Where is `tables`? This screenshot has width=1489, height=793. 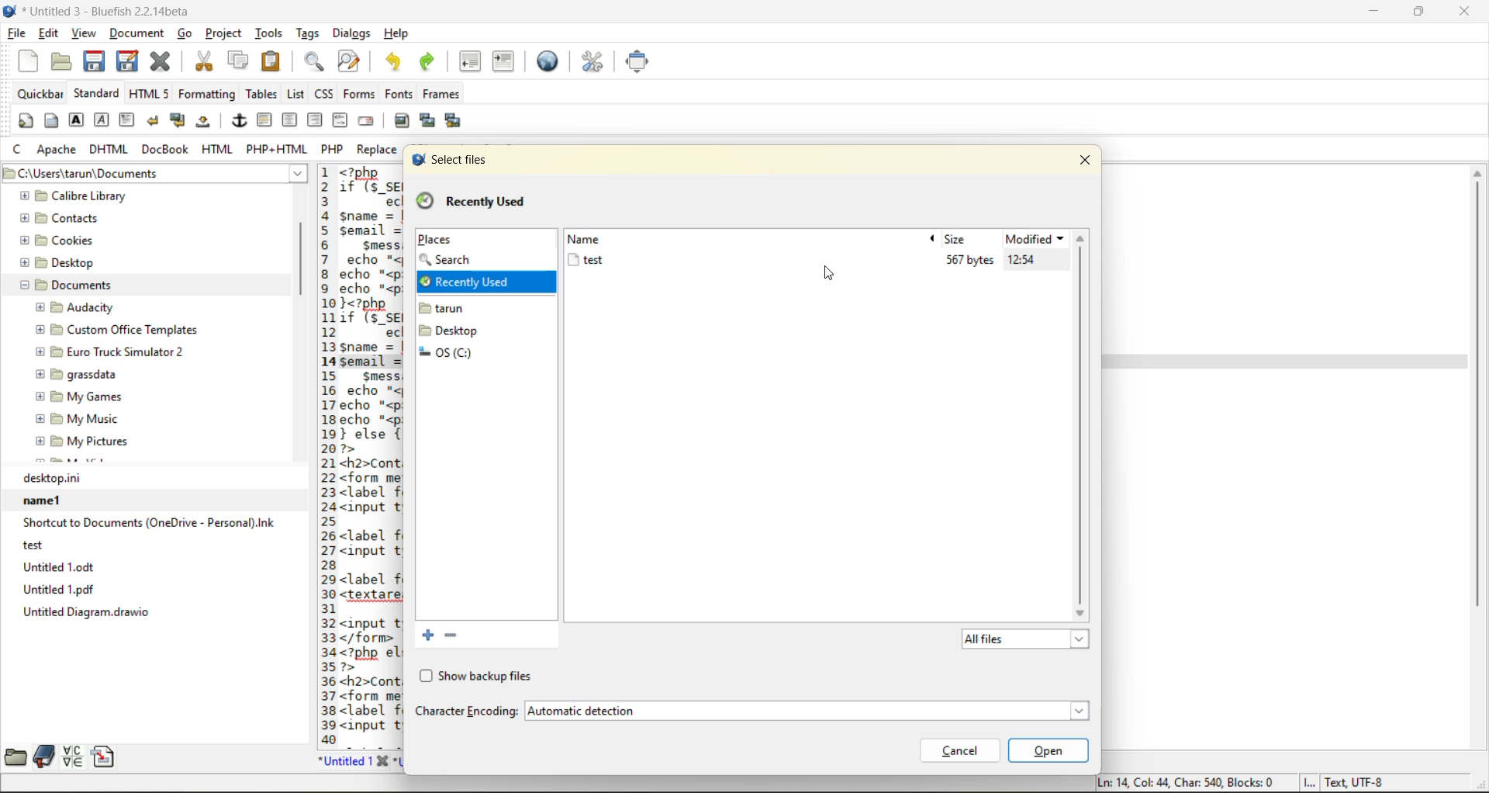
tables is located at coordinates (260, 94).